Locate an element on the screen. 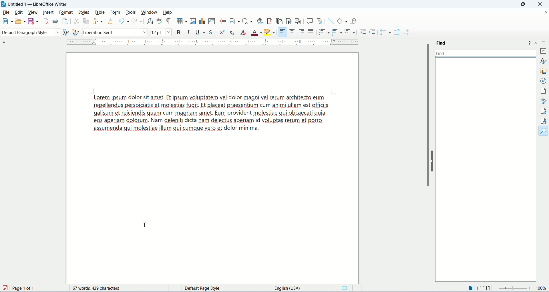 This screenshot has height=292, width=549. italics is located at coordinates (188, 33).